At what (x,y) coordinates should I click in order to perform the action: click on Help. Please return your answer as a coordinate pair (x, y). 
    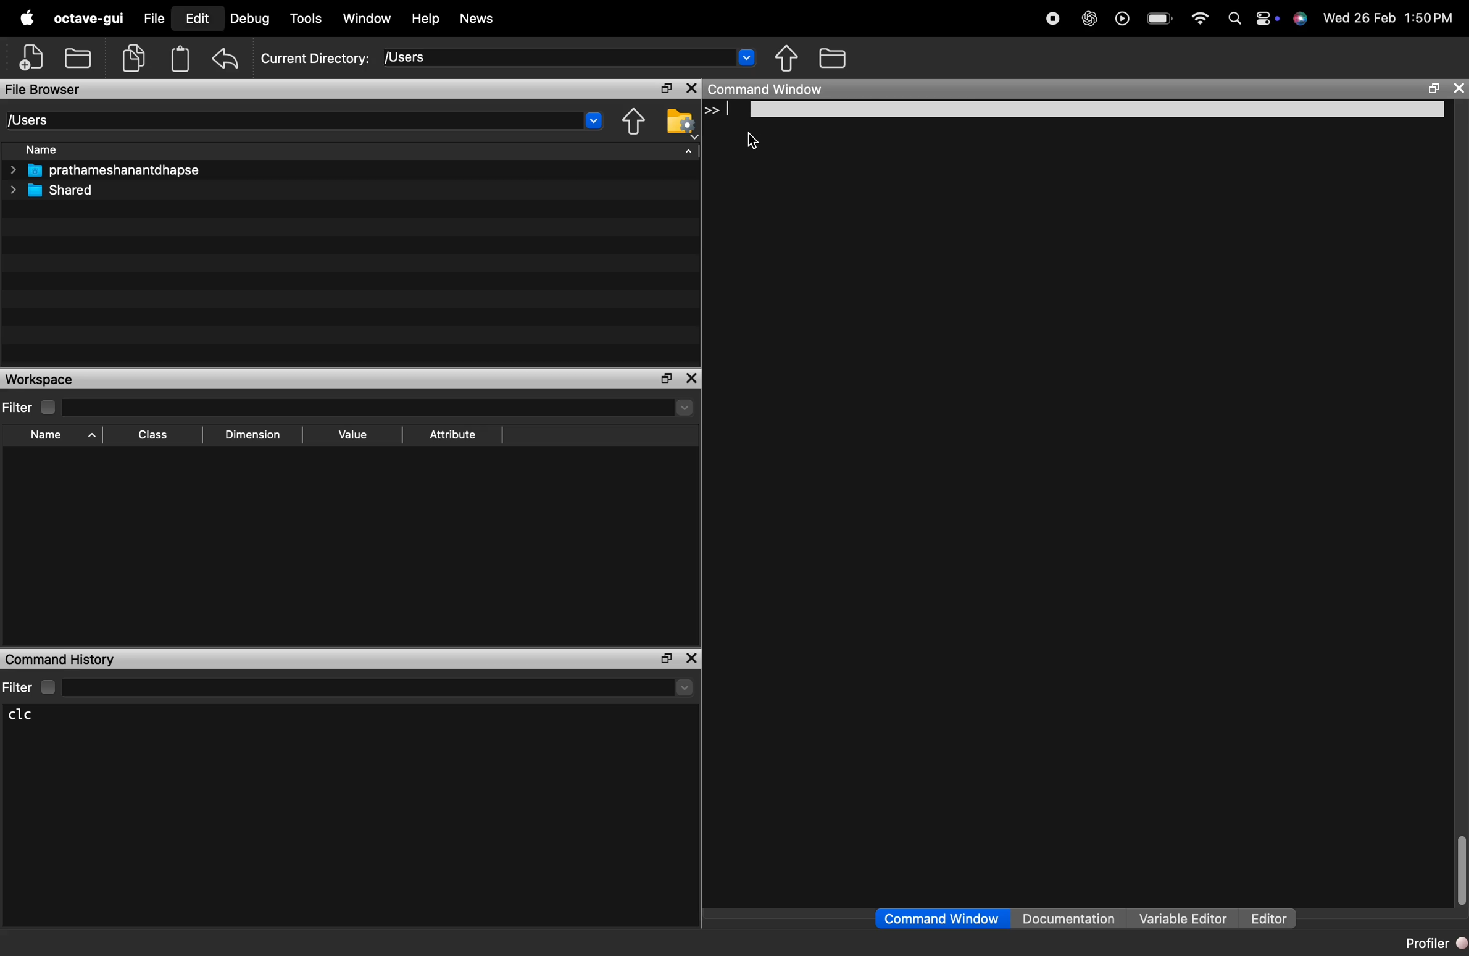
    Looking at the image, I should click on (425, 19).